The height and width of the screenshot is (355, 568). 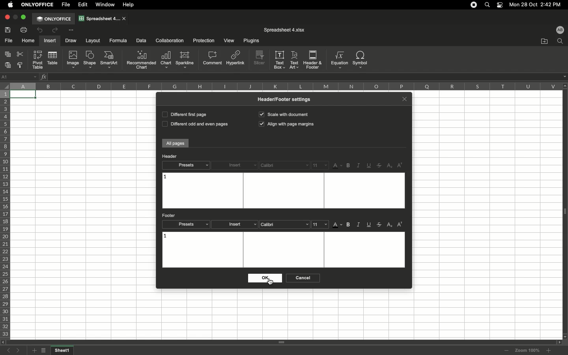 I want to click on Presets, so click(x=187, y=224).